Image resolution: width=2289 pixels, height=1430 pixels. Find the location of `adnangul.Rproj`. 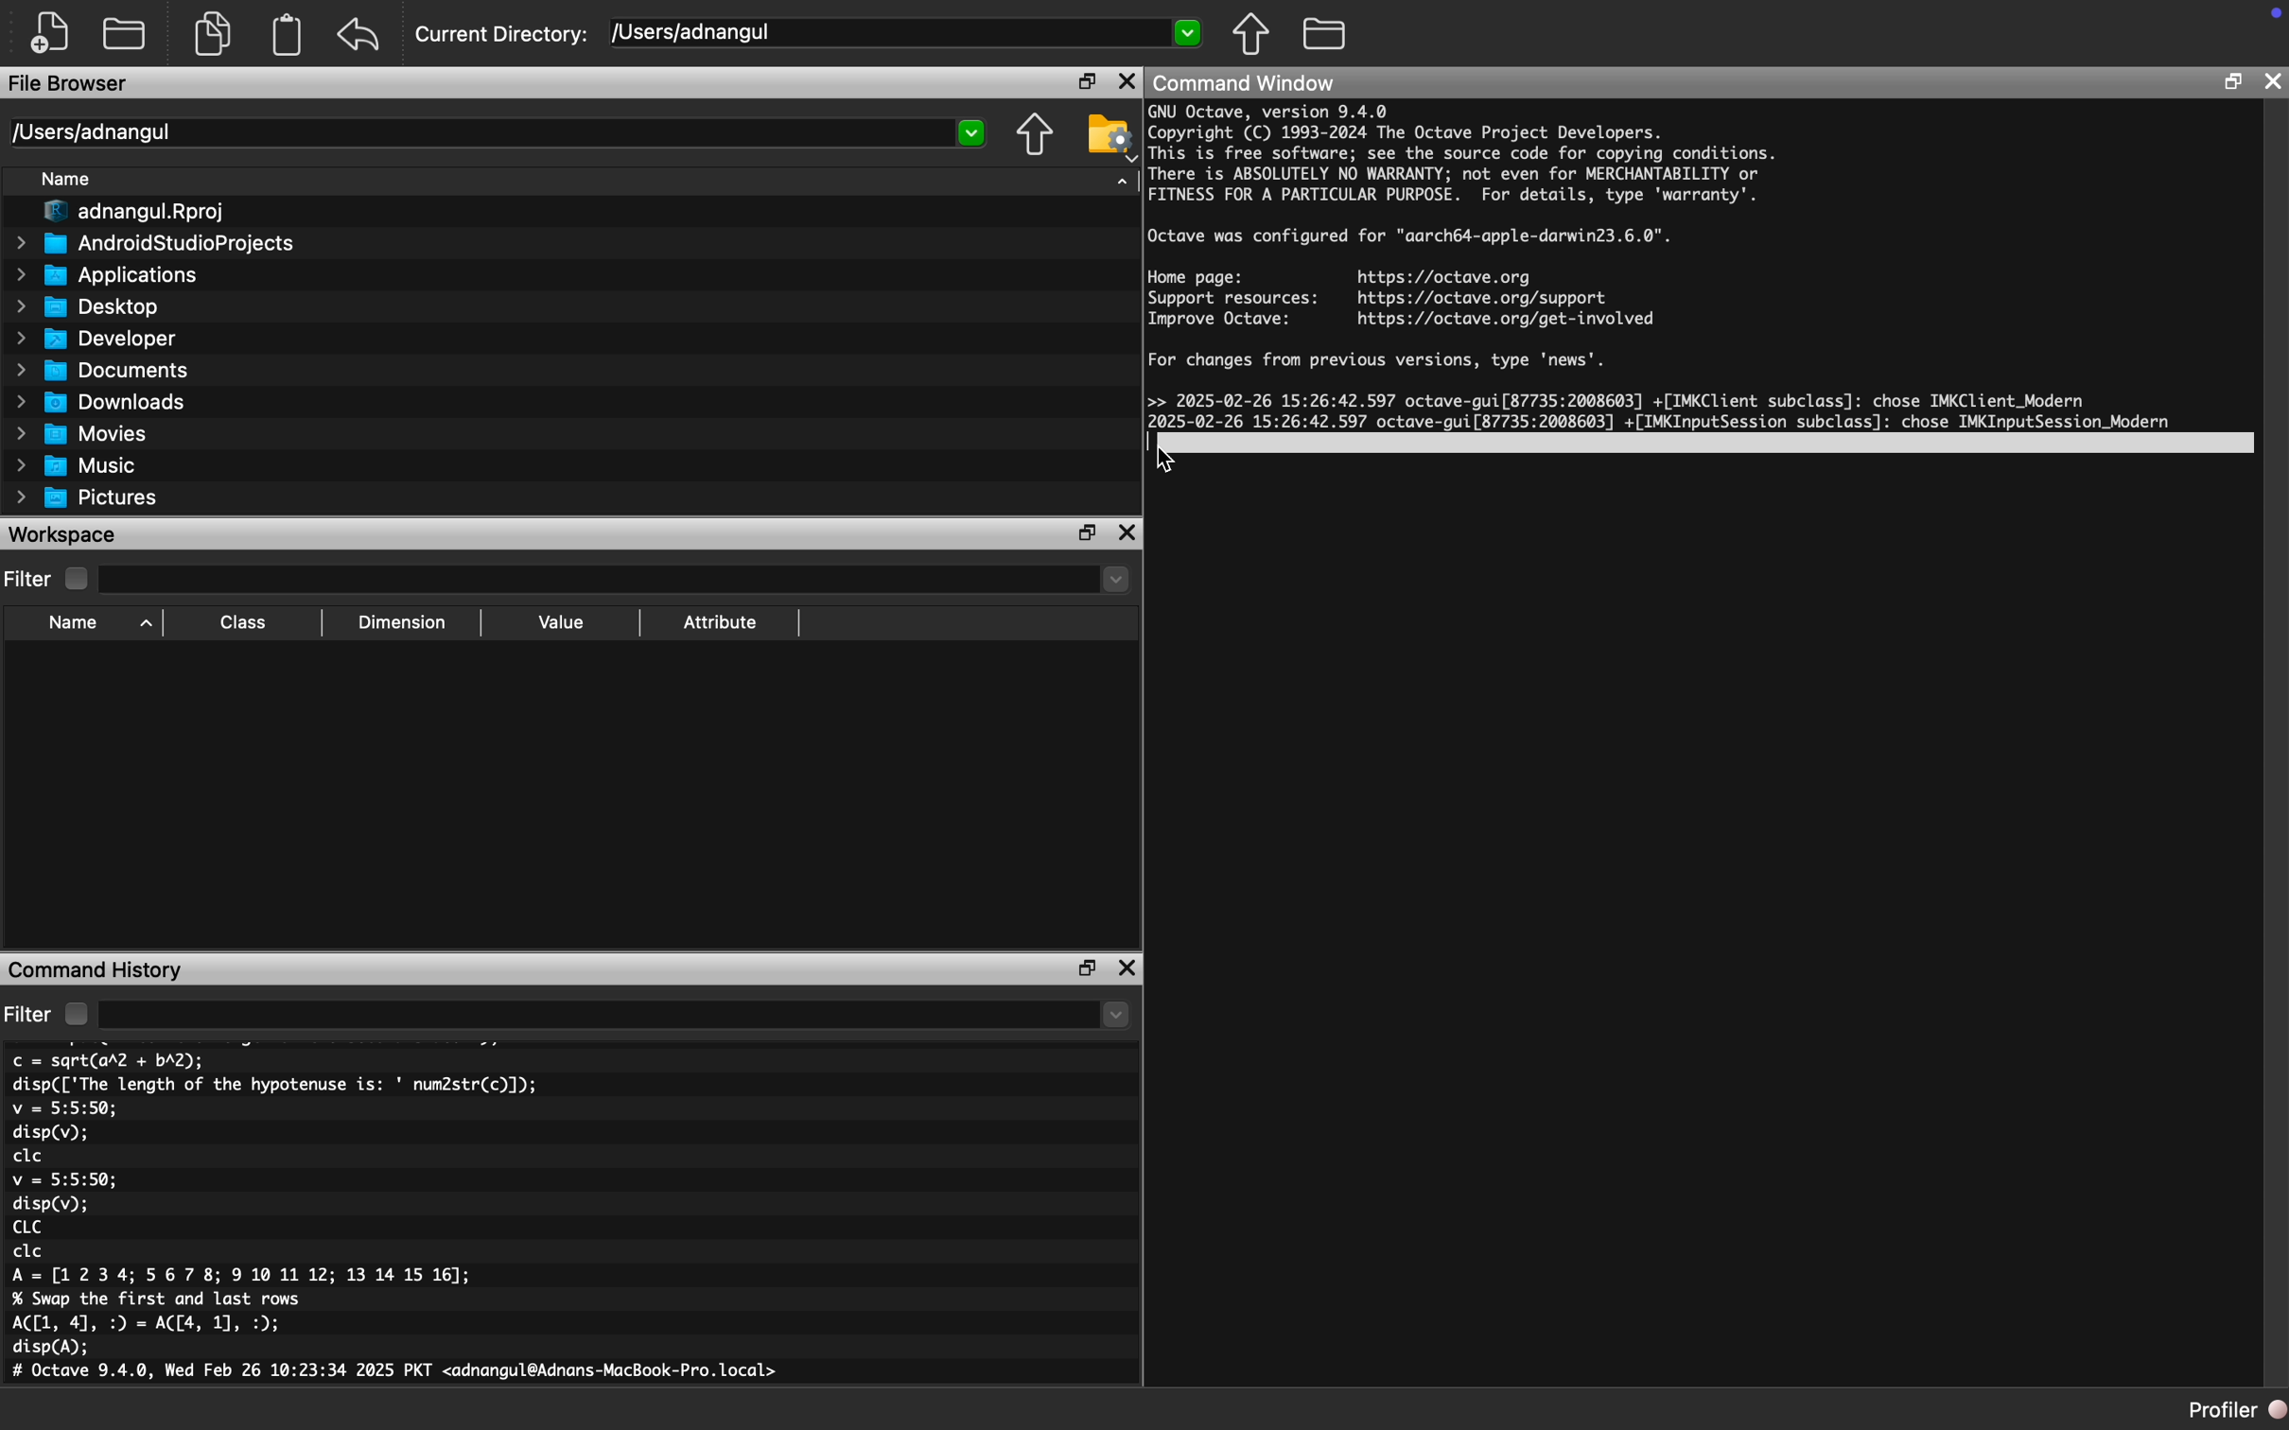

adnangul.Rproj is located at coordinates (126, 214).